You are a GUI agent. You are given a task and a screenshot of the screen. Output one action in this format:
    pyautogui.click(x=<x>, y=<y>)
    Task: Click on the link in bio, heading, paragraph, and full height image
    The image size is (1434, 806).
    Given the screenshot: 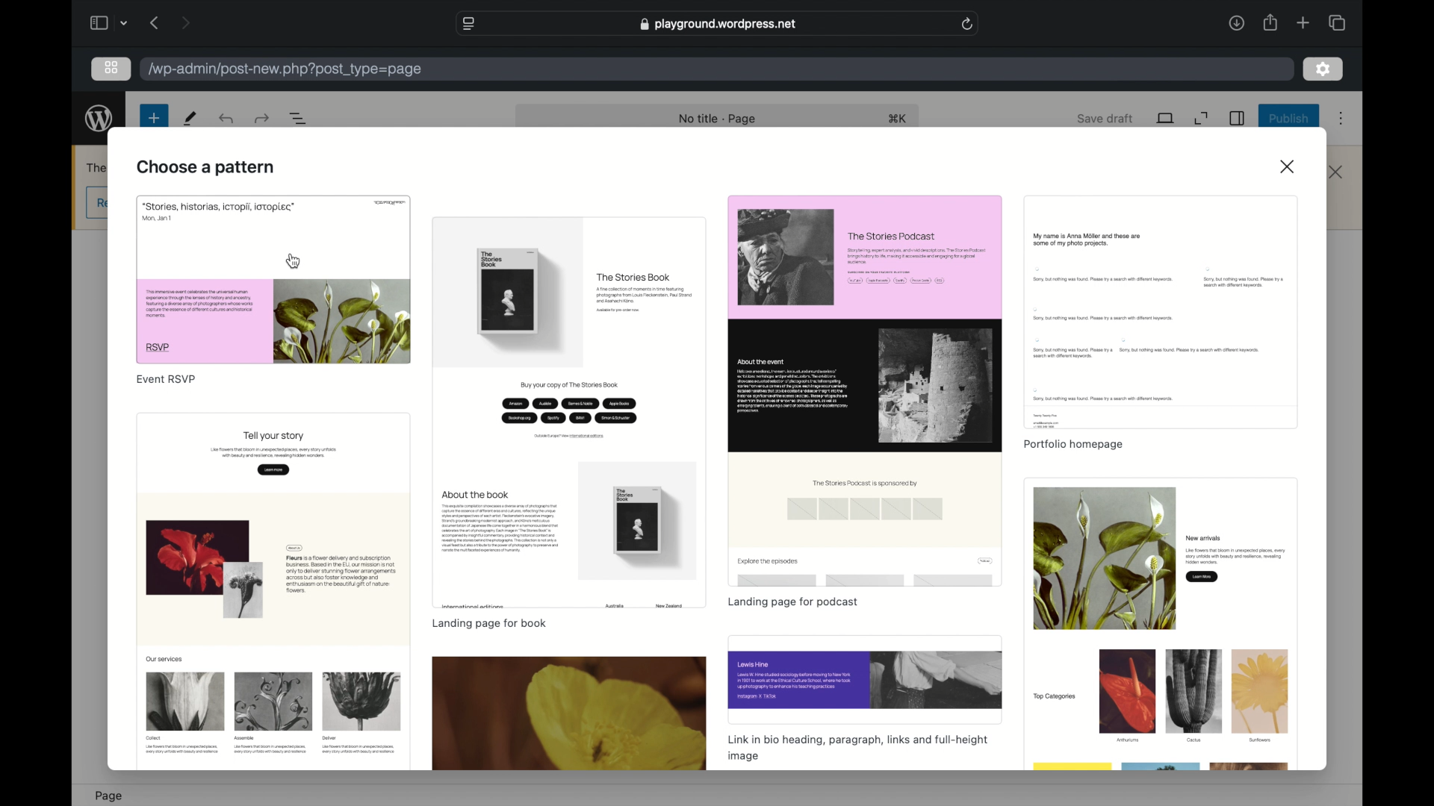 What is the action you would take?
    pyautogui.click(x=857, y=748)
    